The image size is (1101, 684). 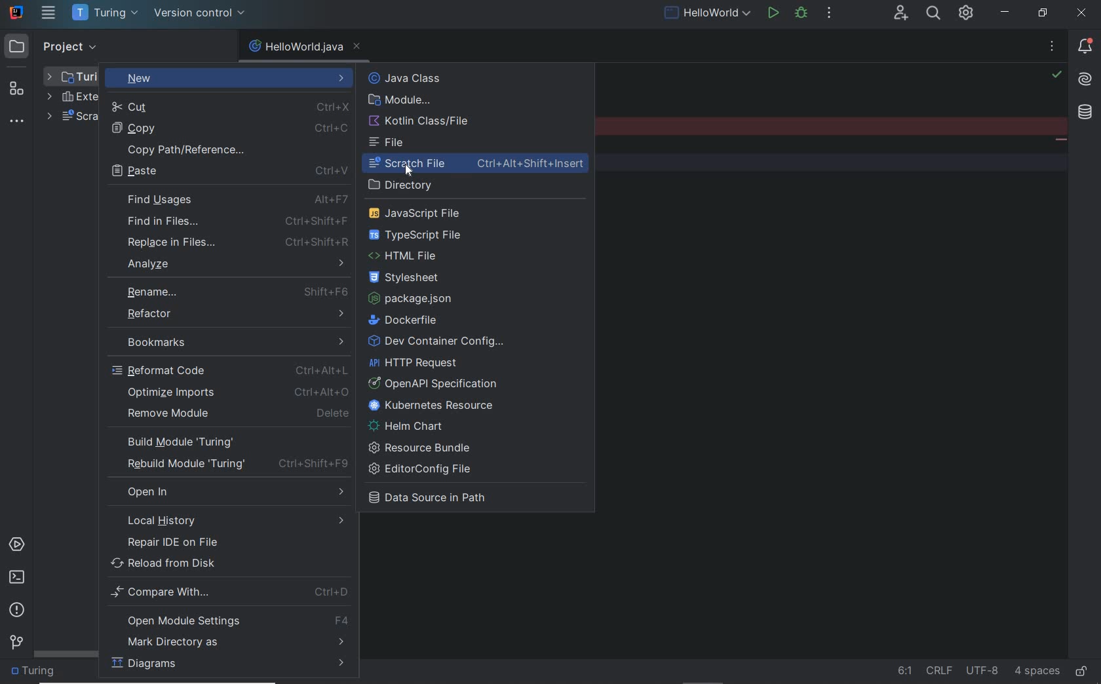 What do you see at coordinates (201, 14) in the screenshot?
I see `version control` at bounding box center [201, 14].